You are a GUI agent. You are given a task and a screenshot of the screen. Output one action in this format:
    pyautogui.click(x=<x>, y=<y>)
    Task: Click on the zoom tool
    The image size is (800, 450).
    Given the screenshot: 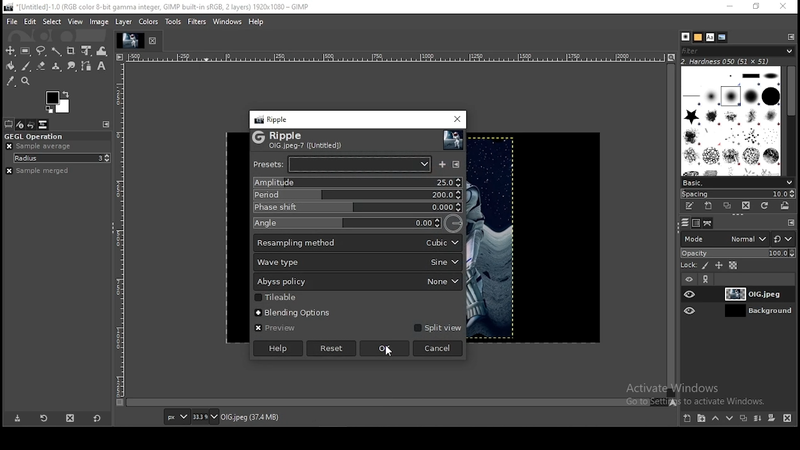 What is the action you would take?
    pyautogui.click(x=26, y=81)
    